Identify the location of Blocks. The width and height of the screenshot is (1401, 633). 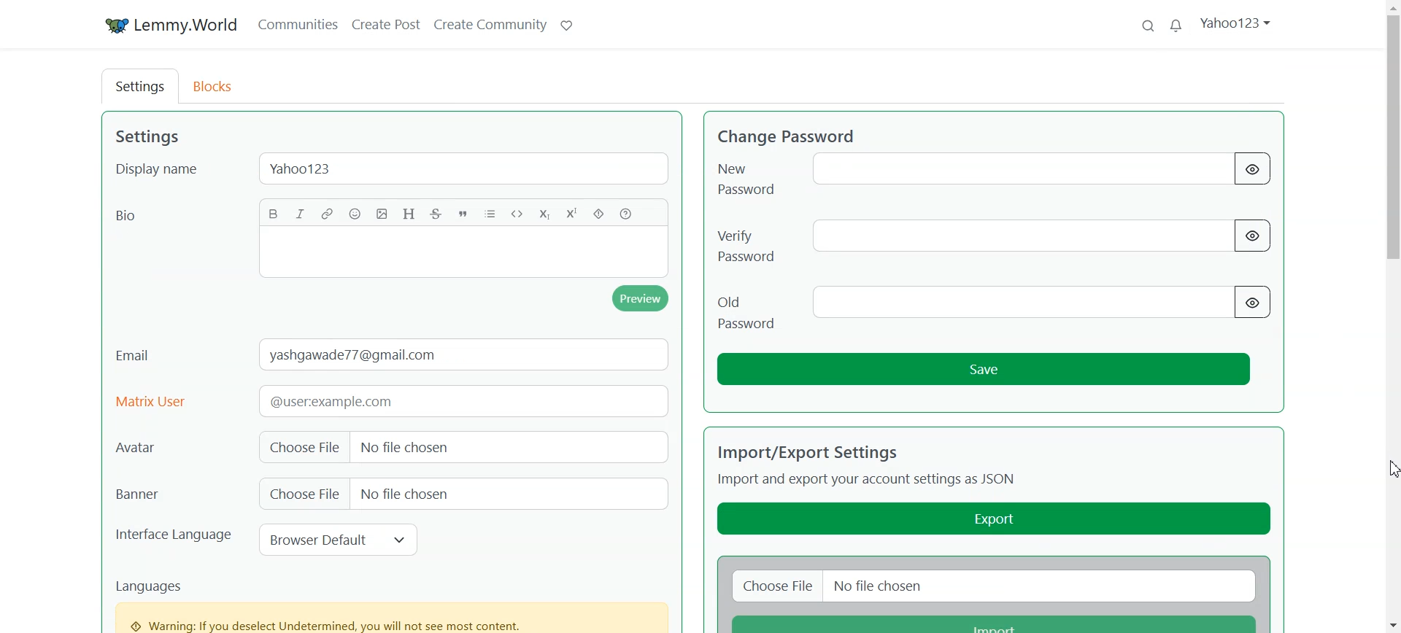
(218, 85).